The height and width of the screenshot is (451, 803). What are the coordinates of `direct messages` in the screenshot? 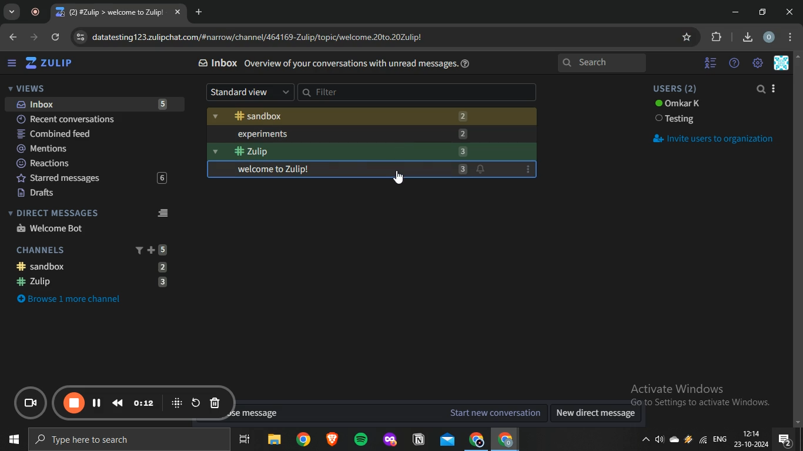 It's located at (91, 213).